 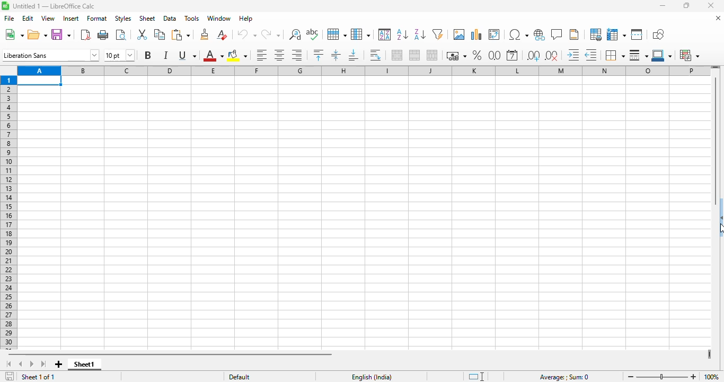 What do you see at coordinates (181, 34) in the screenshot?
I see `paste` at bounding box center [181, 34].